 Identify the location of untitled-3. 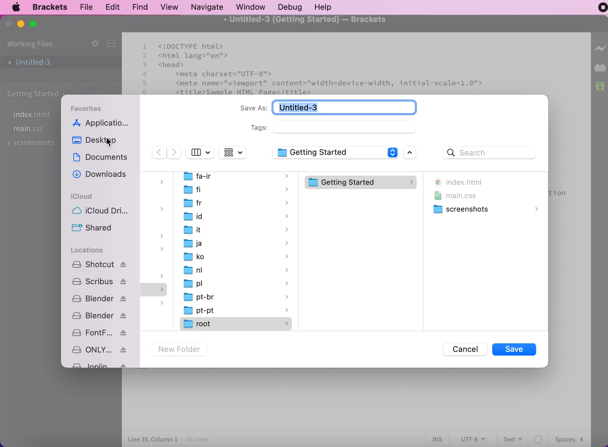
(34, 63).